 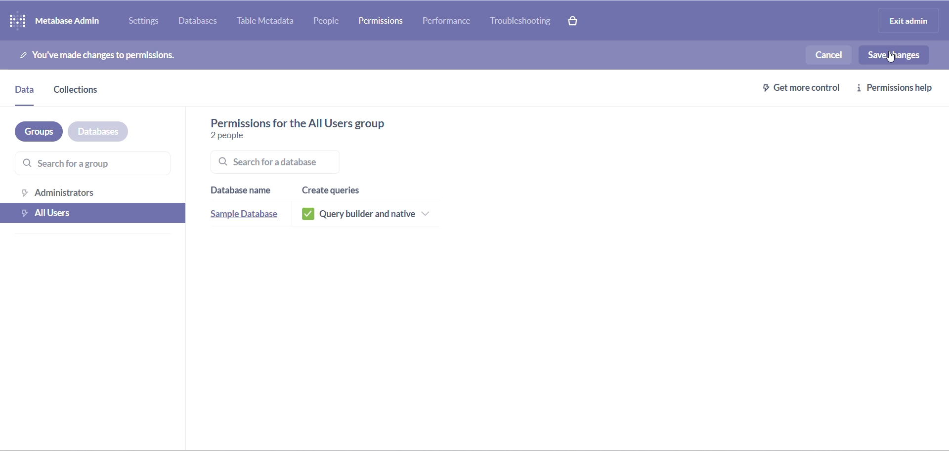 What do you see at coordinates (57, 20) in the screenshot?
I see `logo and name` at bounding box center [57, 20].